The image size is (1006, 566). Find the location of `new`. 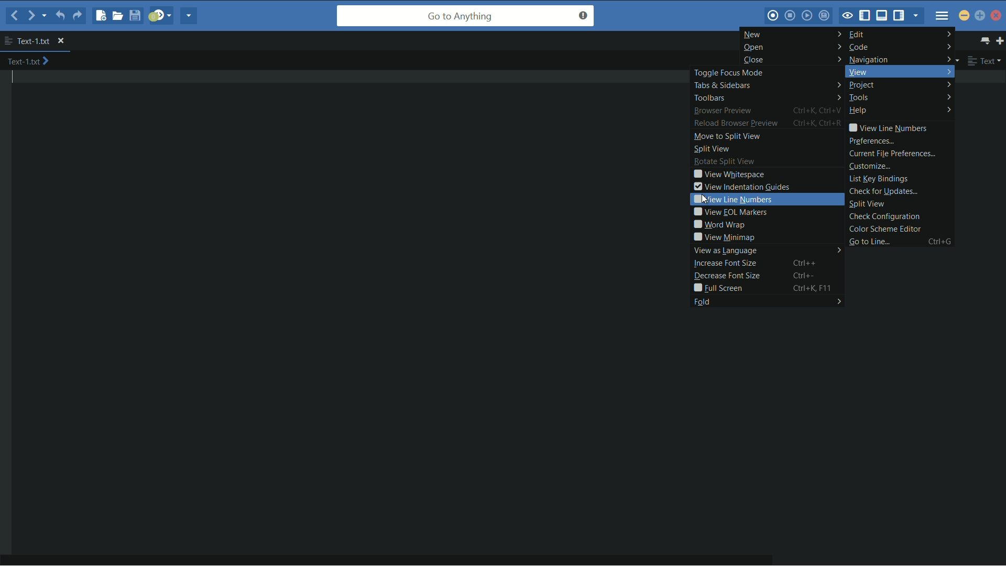

new is located at coordinates (793, 34).